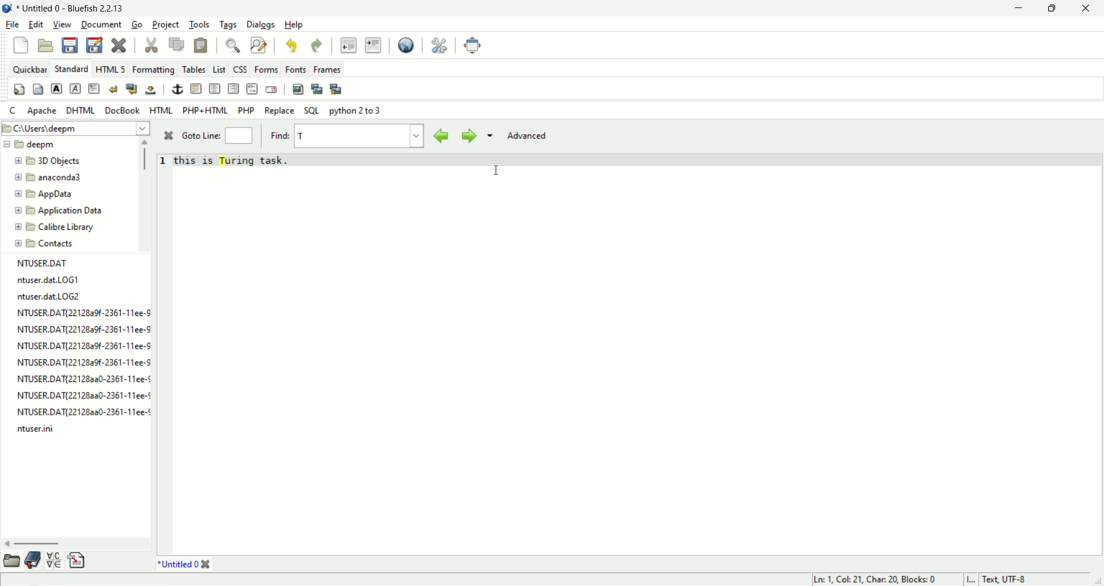 Image resolution: width=1104 pixels, height=586 pixels. What do you see at coordinates (34, 25) in the screenshot?
I see `edit` at bounding box center [34, 25].